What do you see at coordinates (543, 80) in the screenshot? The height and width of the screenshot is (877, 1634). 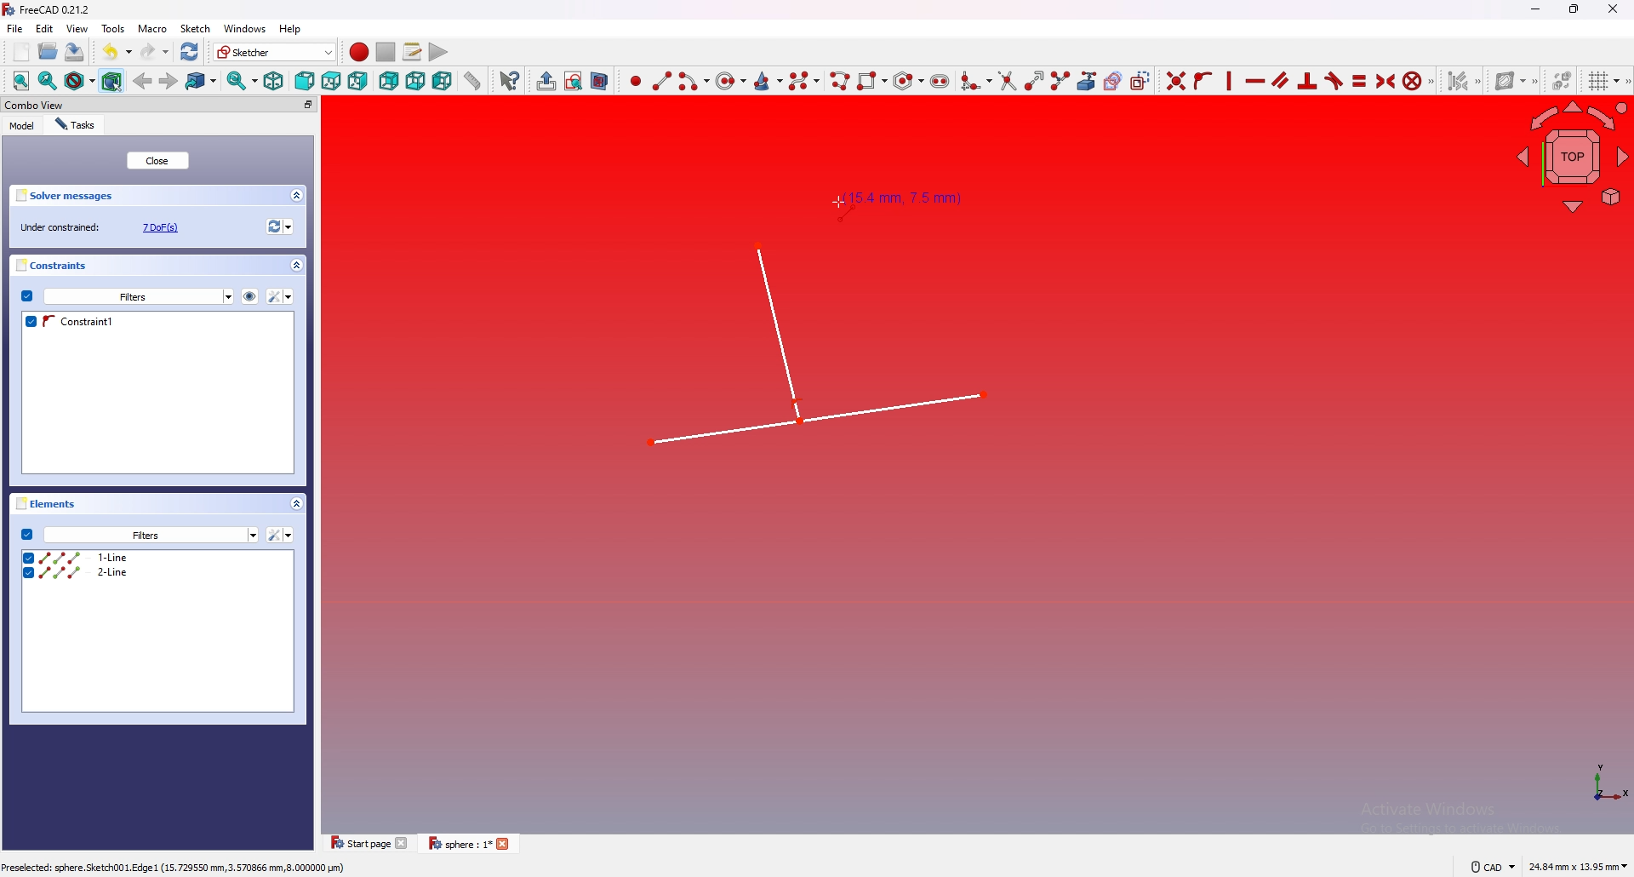 I see `Leave sketch` at bounding box center [543, 80].